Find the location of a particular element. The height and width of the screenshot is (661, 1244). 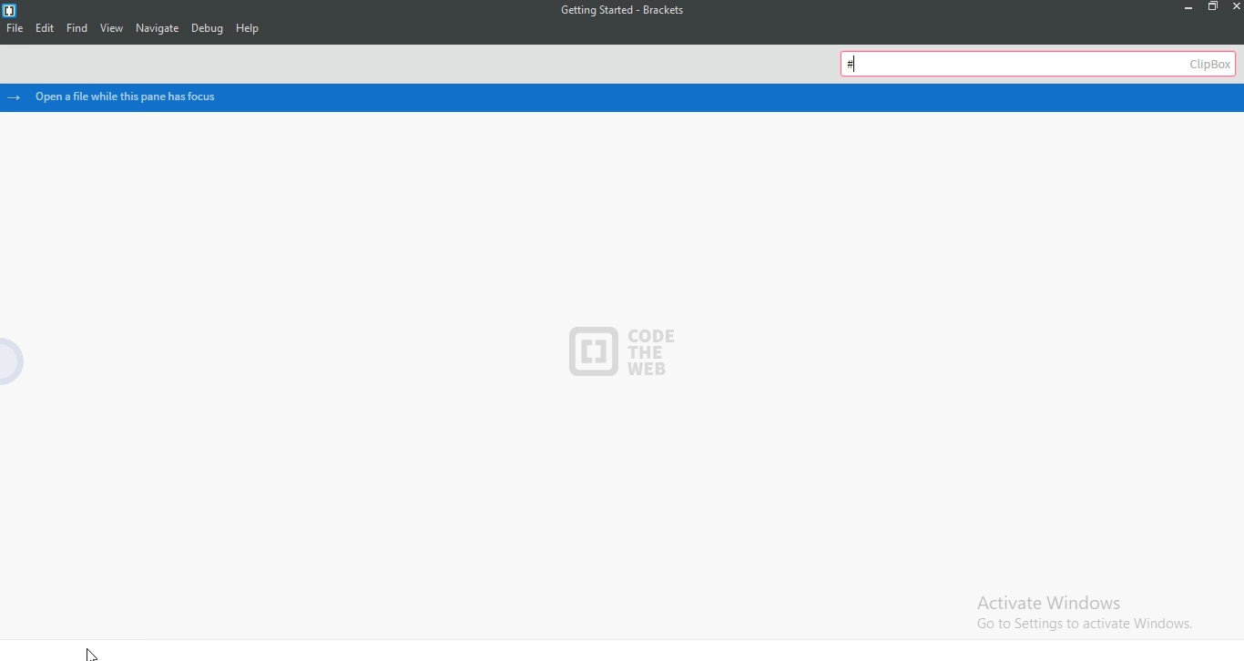

Code The Web is located at coordinates (618, 352).